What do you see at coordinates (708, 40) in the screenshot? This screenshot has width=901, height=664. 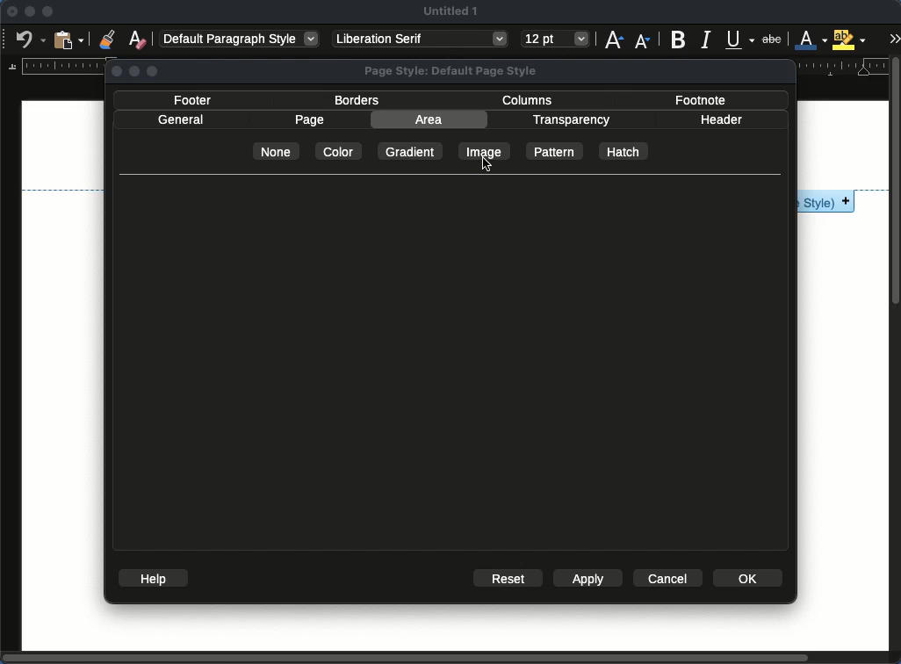 I see `italics` at bounding box center [708, 40].